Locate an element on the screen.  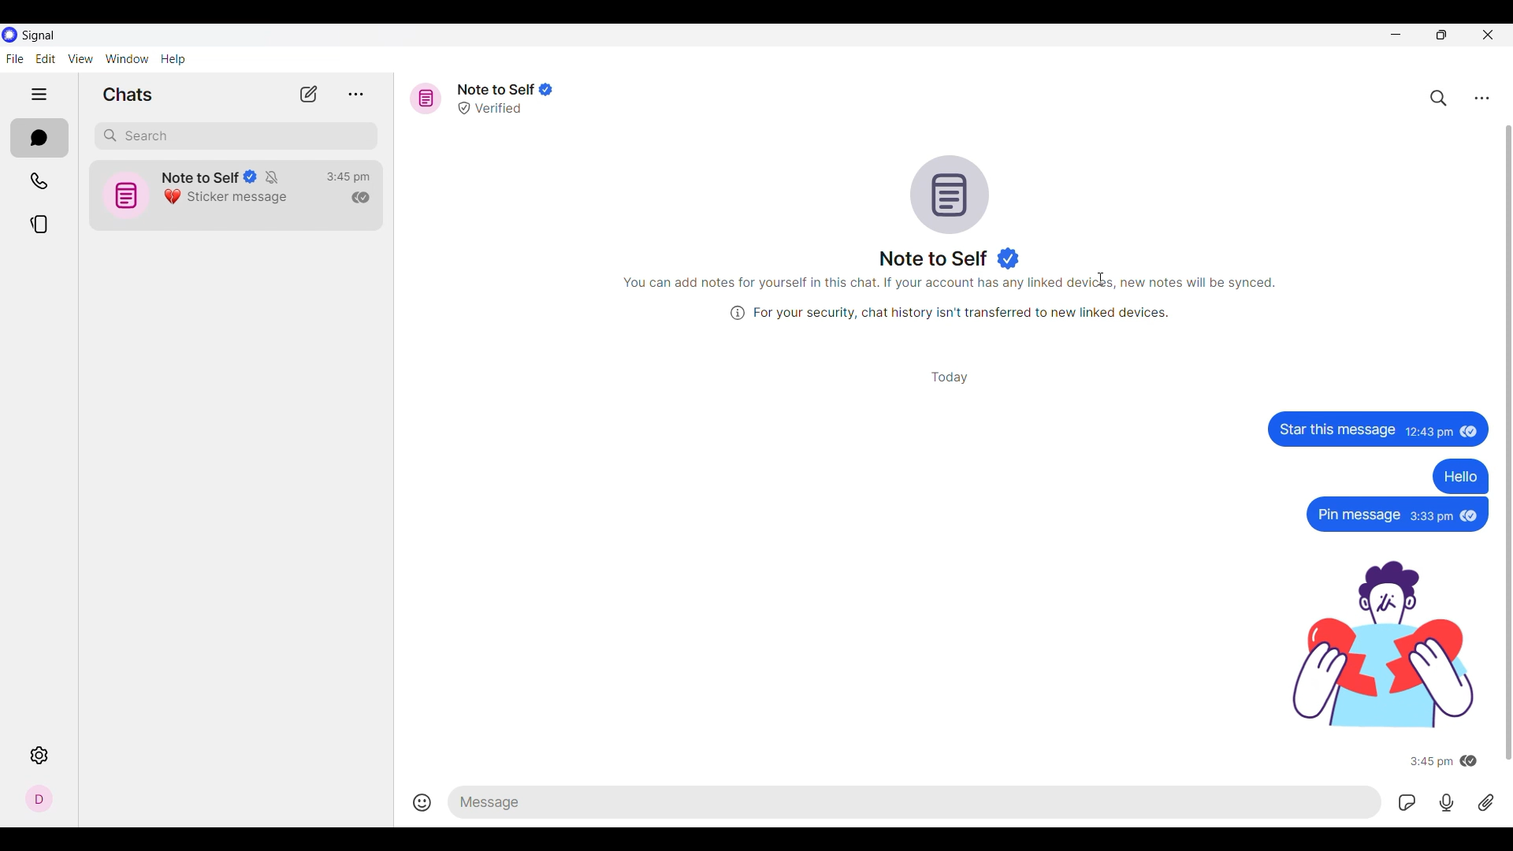
12:43 pm is located at coordinates (1429, 432).